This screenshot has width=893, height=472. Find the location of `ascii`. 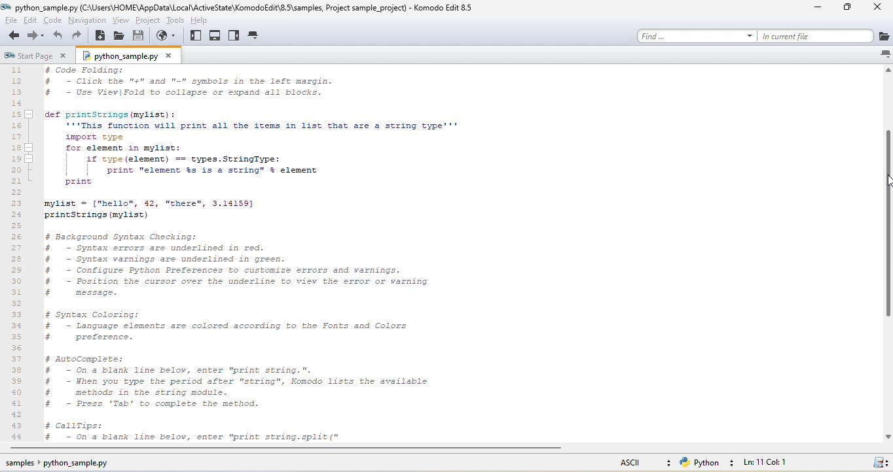

ascii is located at coordinates (642, 461).